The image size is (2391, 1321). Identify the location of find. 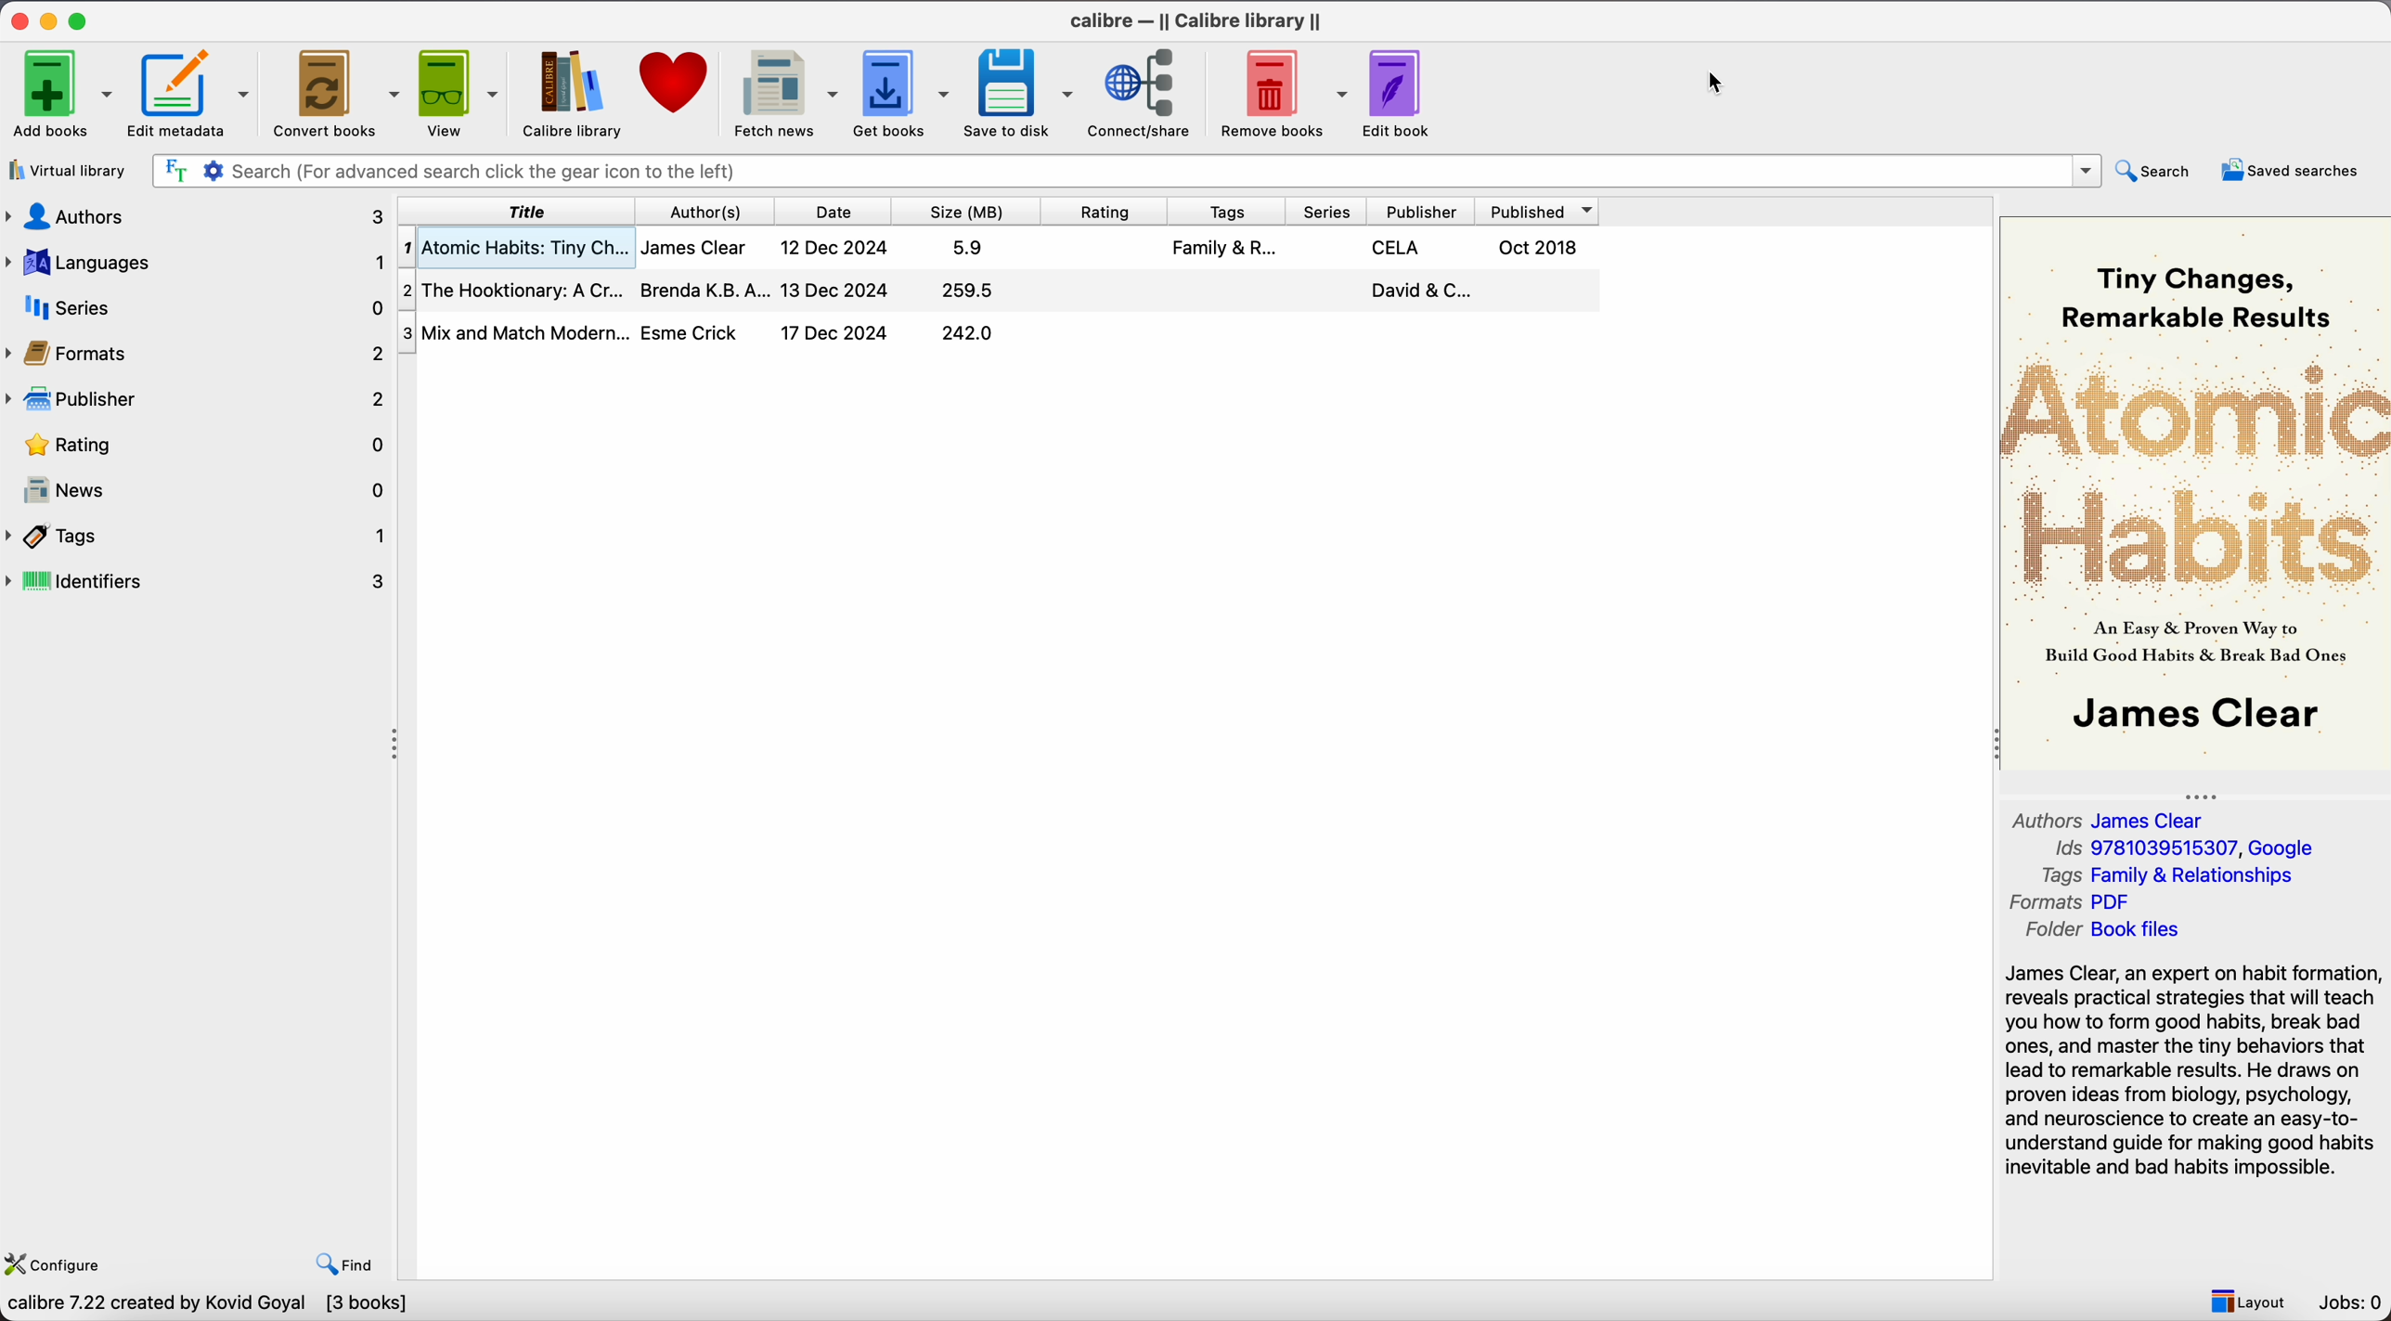
(345, 1265).